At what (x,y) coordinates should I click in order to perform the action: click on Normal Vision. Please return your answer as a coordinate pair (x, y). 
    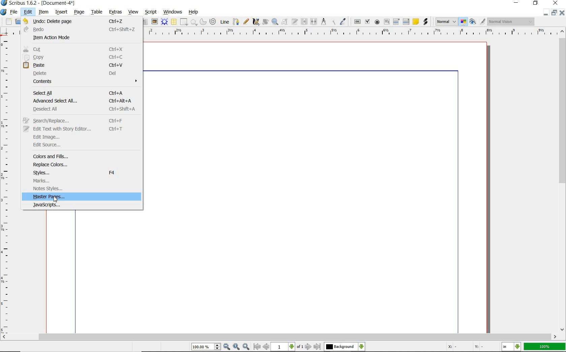
    Looking at the image, I should click on (511, 22).